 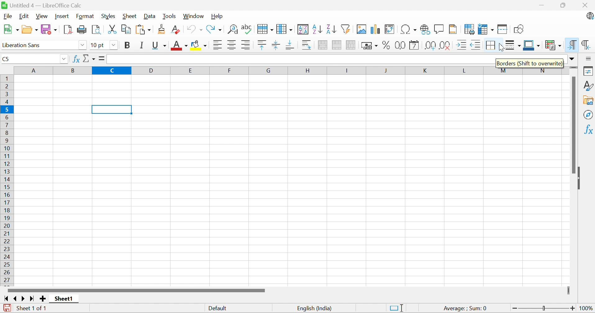 I want to click on Edit, so click(x=23, y=16).